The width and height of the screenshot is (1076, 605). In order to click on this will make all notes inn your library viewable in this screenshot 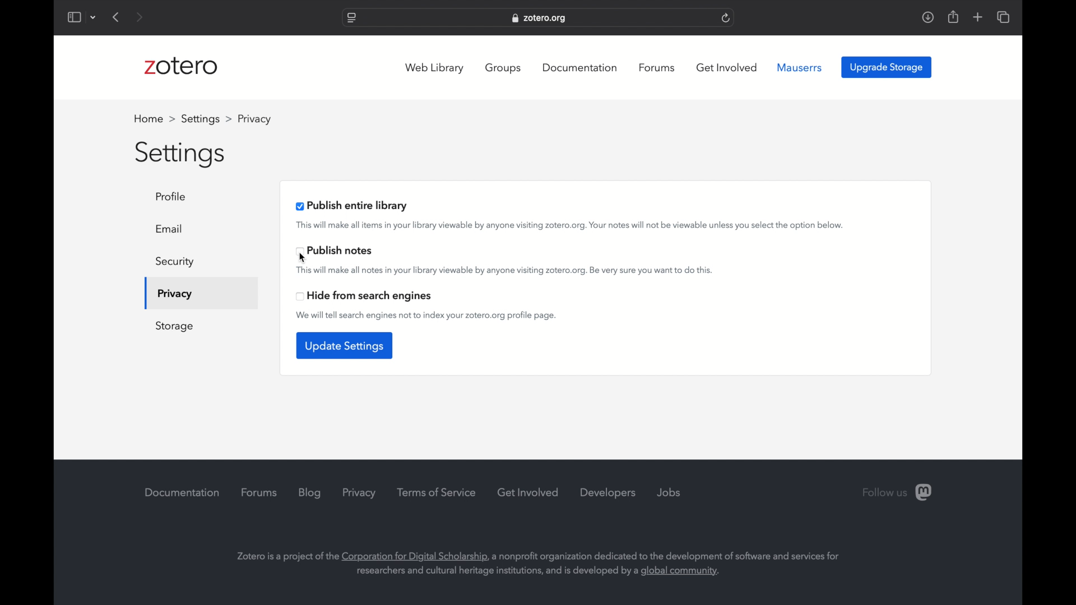, I will do `click(503, 271)`.